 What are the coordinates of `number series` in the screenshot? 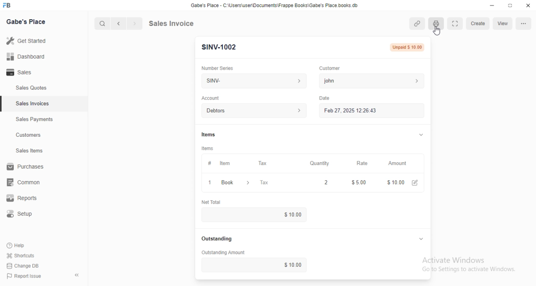 It's located at (217, 68).